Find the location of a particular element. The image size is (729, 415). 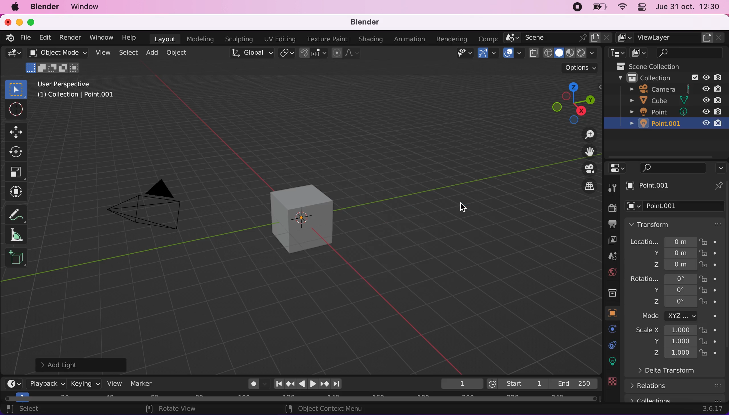

data is located at coordinates (609, 313).